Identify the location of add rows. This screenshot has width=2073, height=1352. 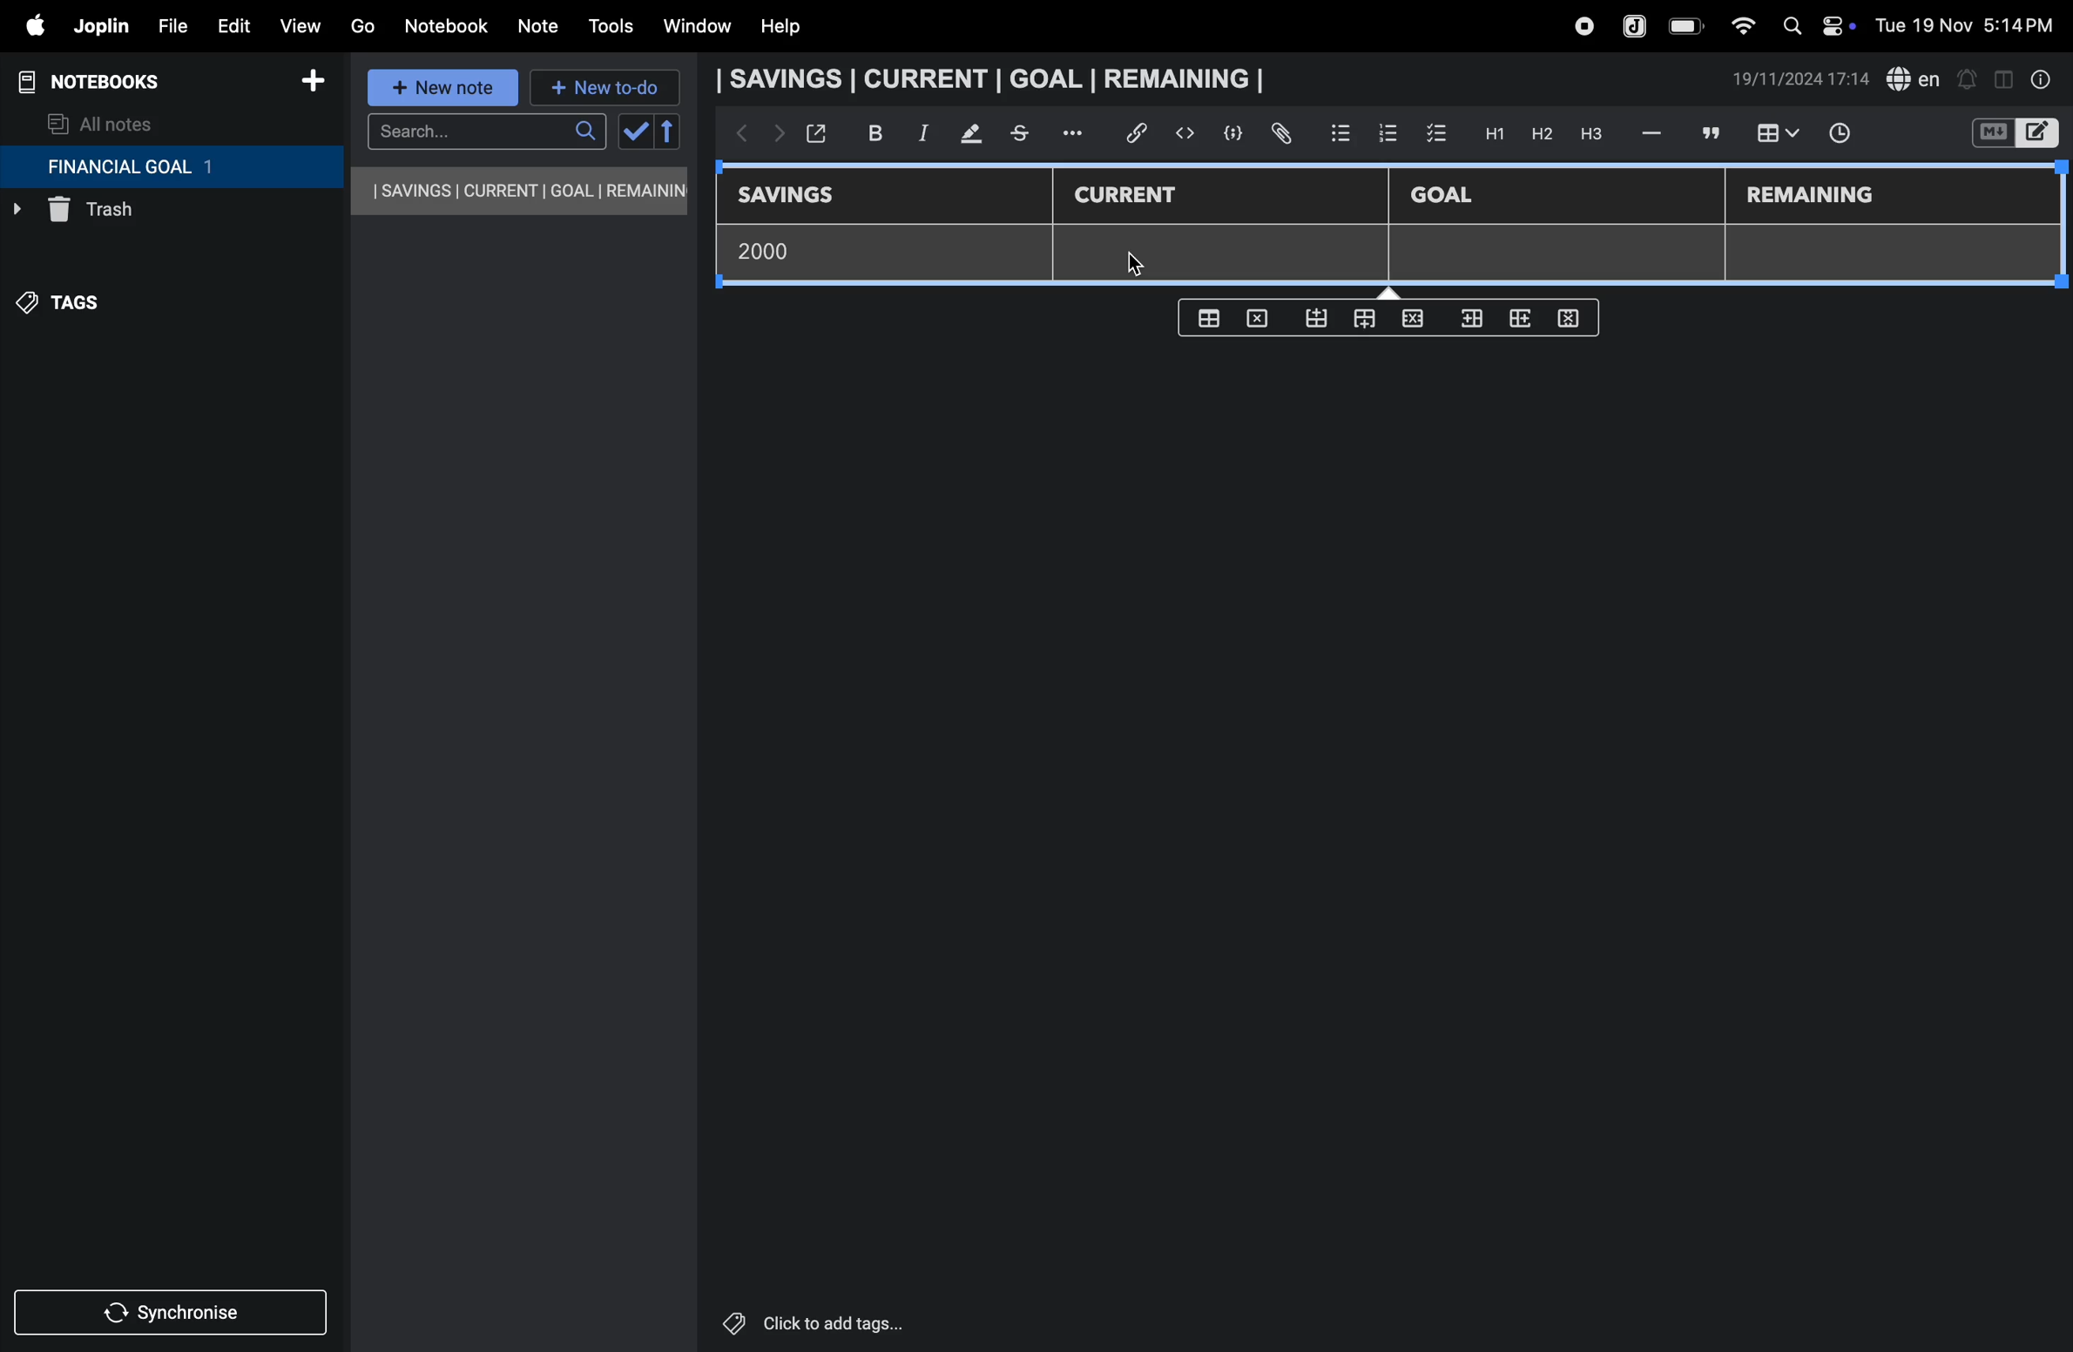
(1517, 323).